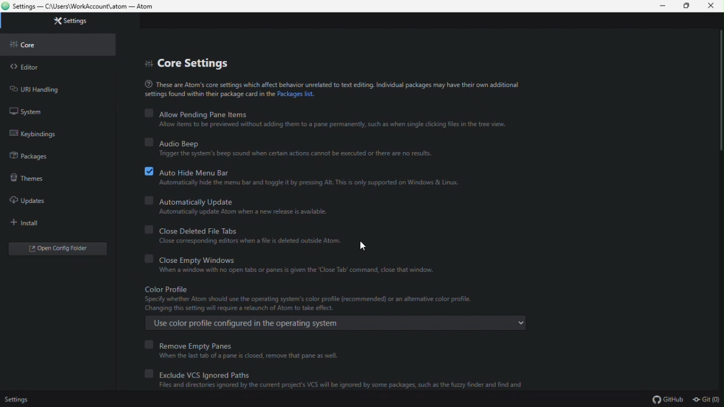 This screenshot has height=407, width=724. What do you see at coordinates (51, 88) in the screenshot?
I see `URL handling` at bounding box center [51, 88].